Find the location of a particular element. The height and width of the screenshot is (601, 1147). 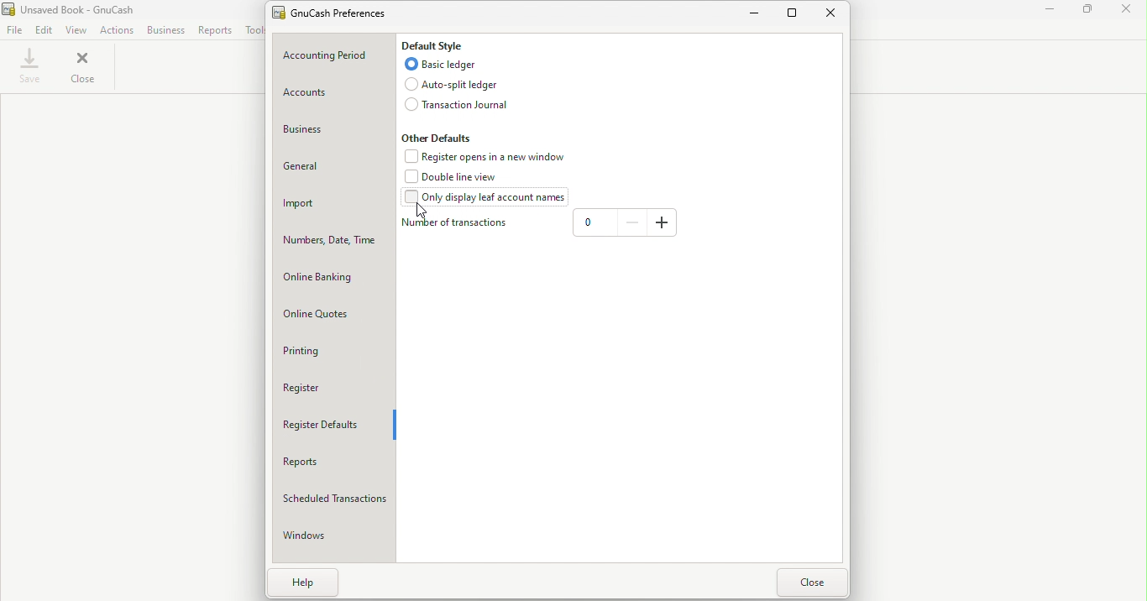

Minimize is located at coordinates (751, 15).